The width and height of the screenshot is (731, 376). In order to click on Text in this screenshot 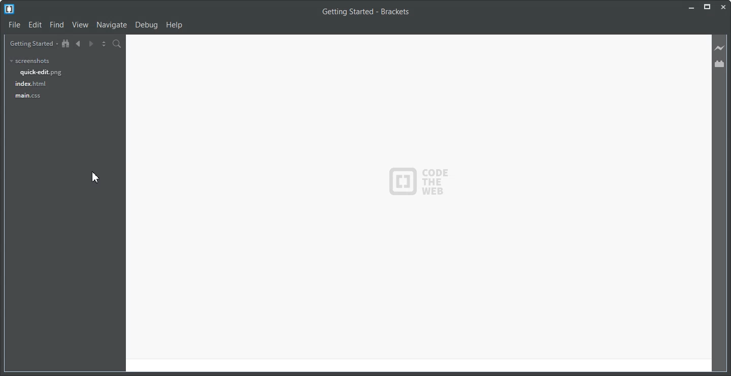, I will do `click(367, 11)`.